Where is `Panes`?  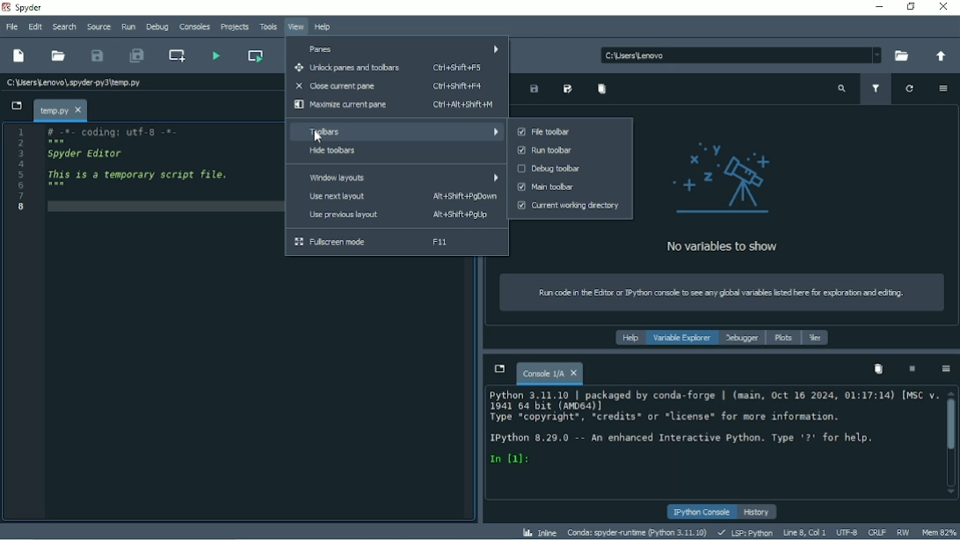
Panes is located at coordinates (396, 48).